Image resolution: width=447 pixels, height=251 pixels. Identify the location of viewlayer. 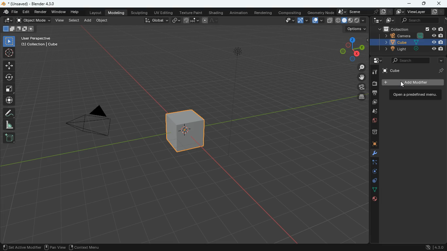
(411, 12).